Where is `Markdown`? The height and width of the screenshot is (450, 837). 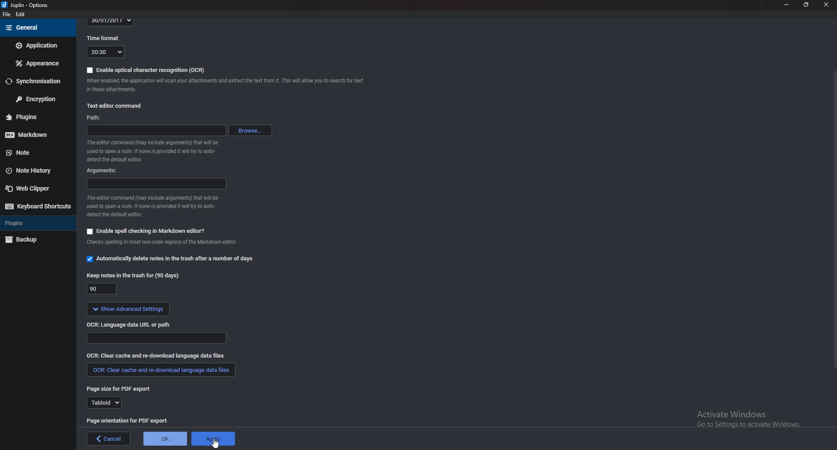 Markdown is located at coordinates (33, 134).